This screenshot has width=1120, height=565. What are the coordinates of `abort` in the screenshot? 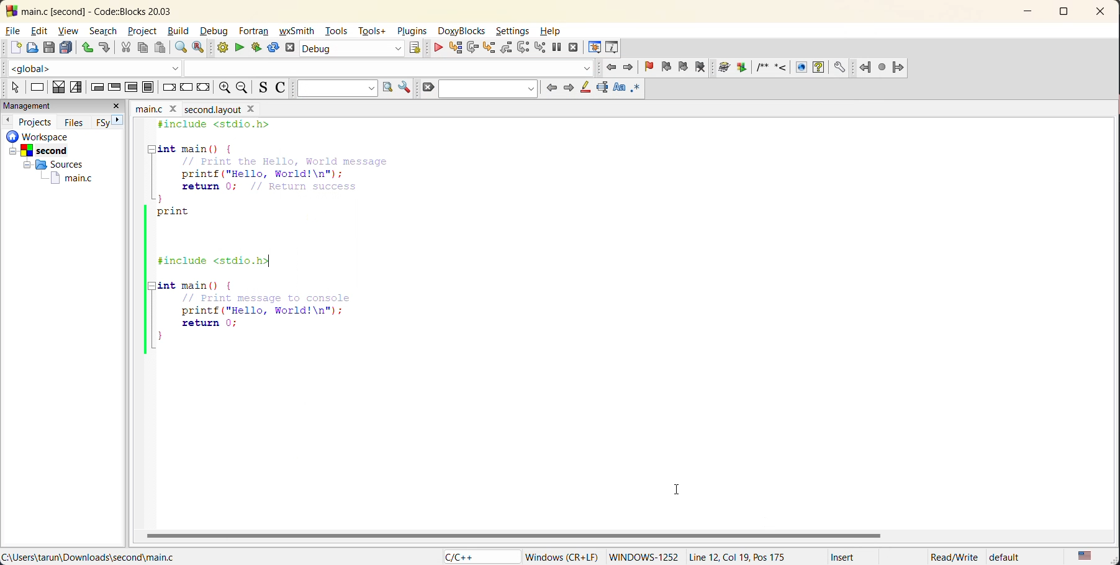 It's located at (290, 47).